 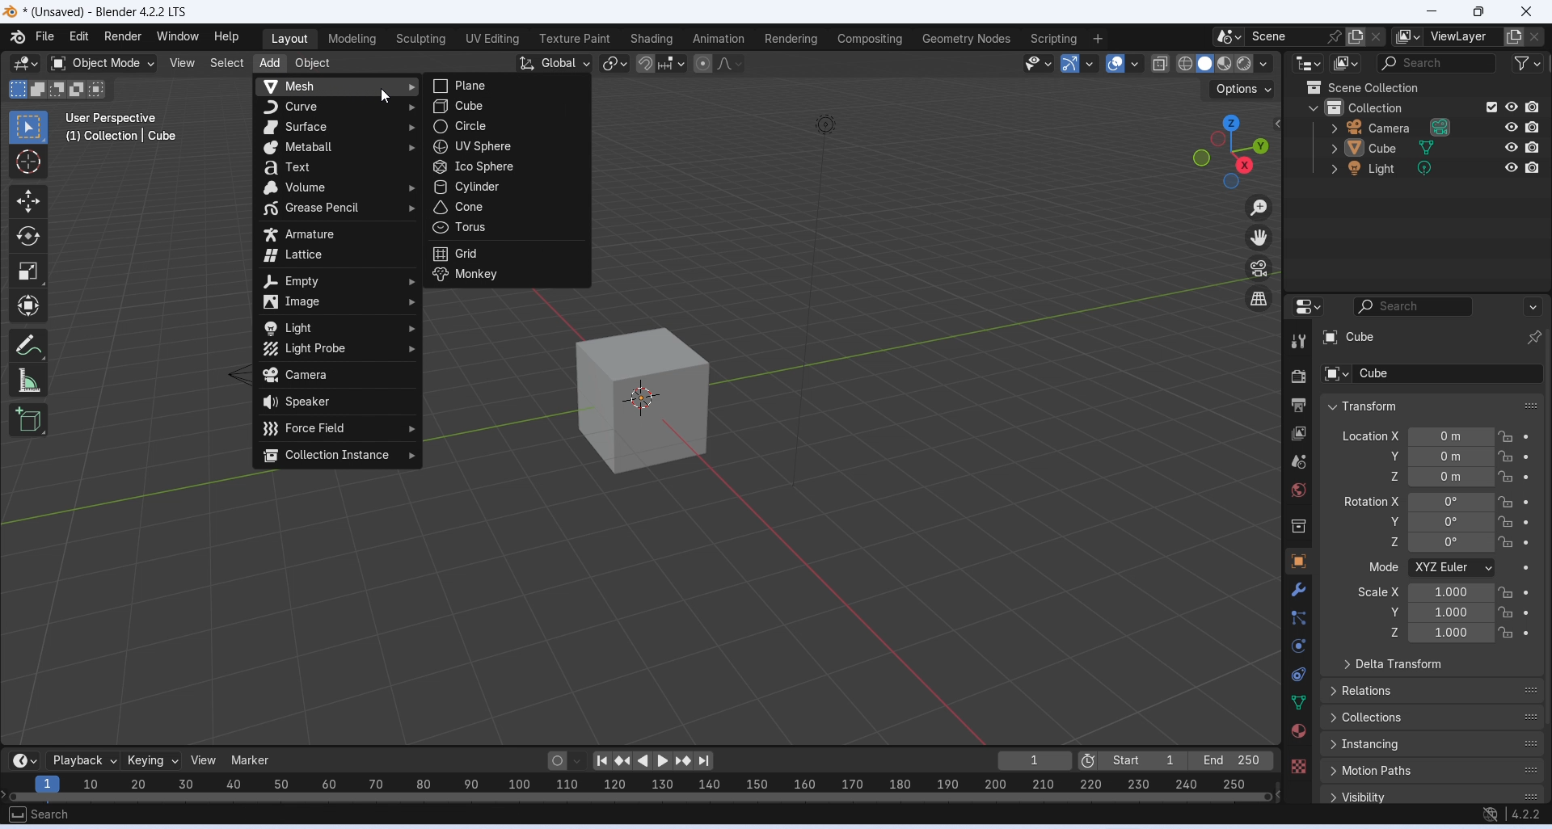 I want to click on toggle xrays, so click(x=1161, y=64).